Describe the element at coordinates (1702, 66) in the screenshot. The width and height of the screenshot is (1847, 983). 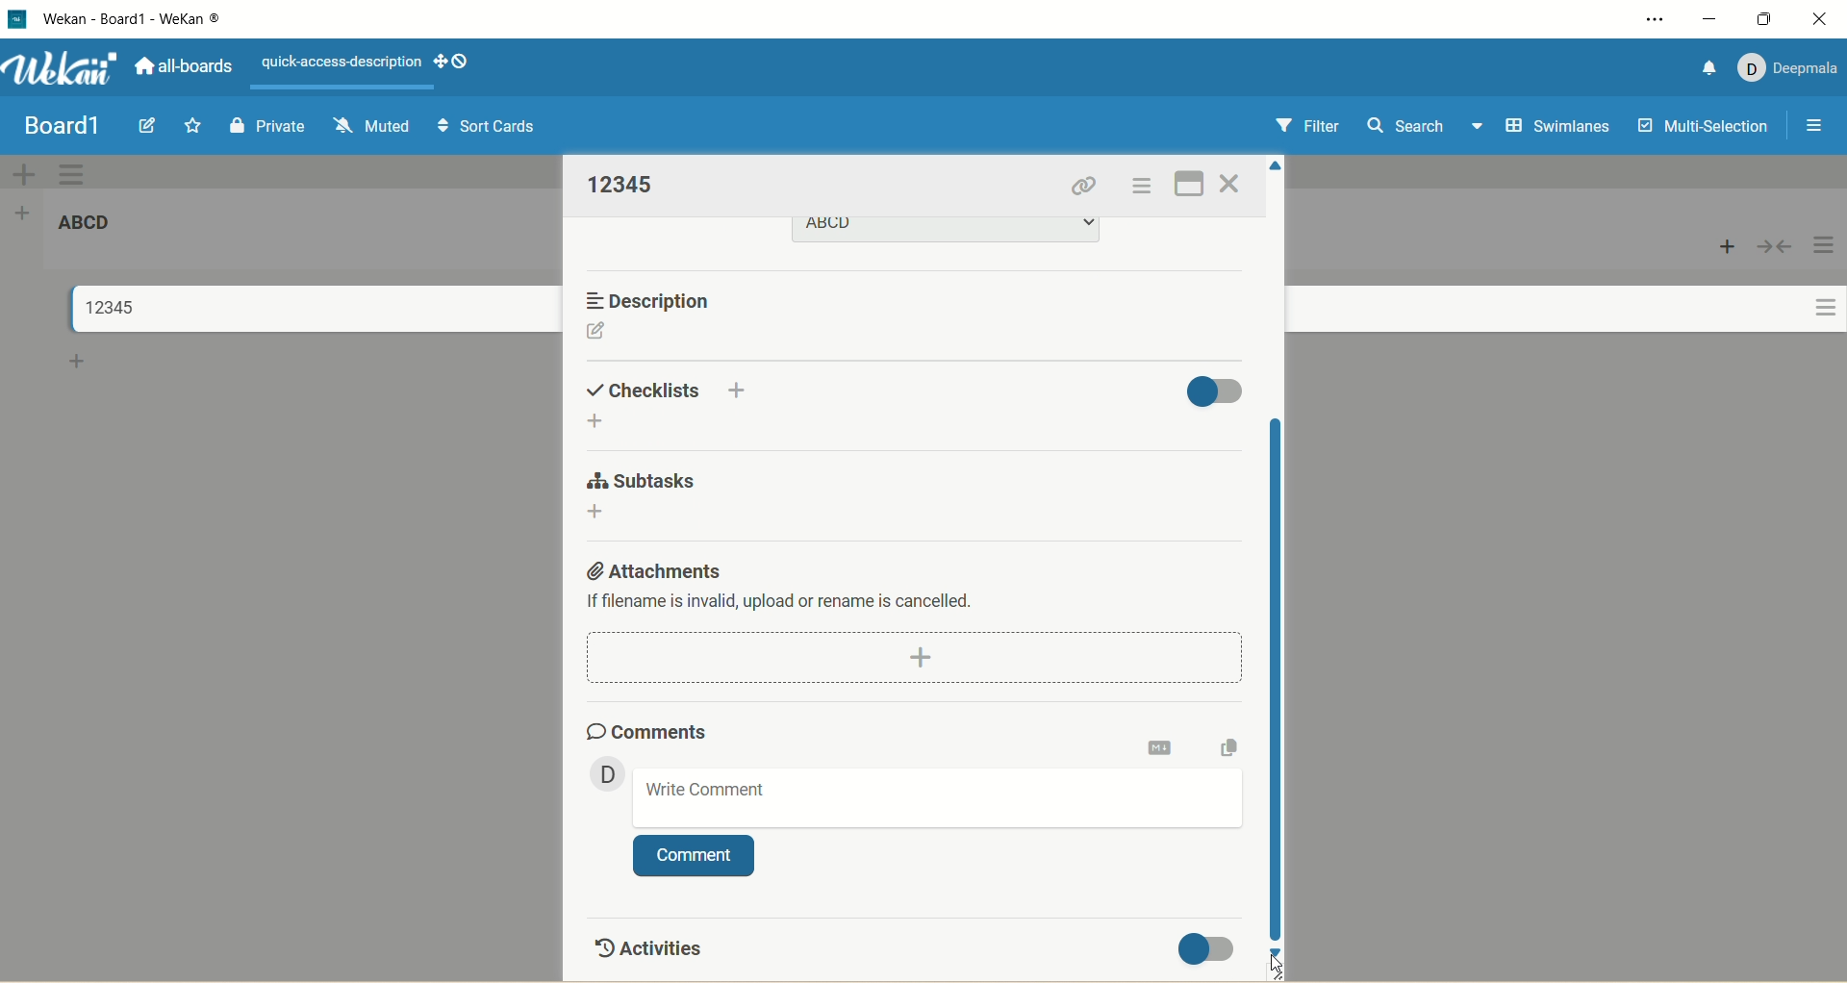
I see `notification` at that location.